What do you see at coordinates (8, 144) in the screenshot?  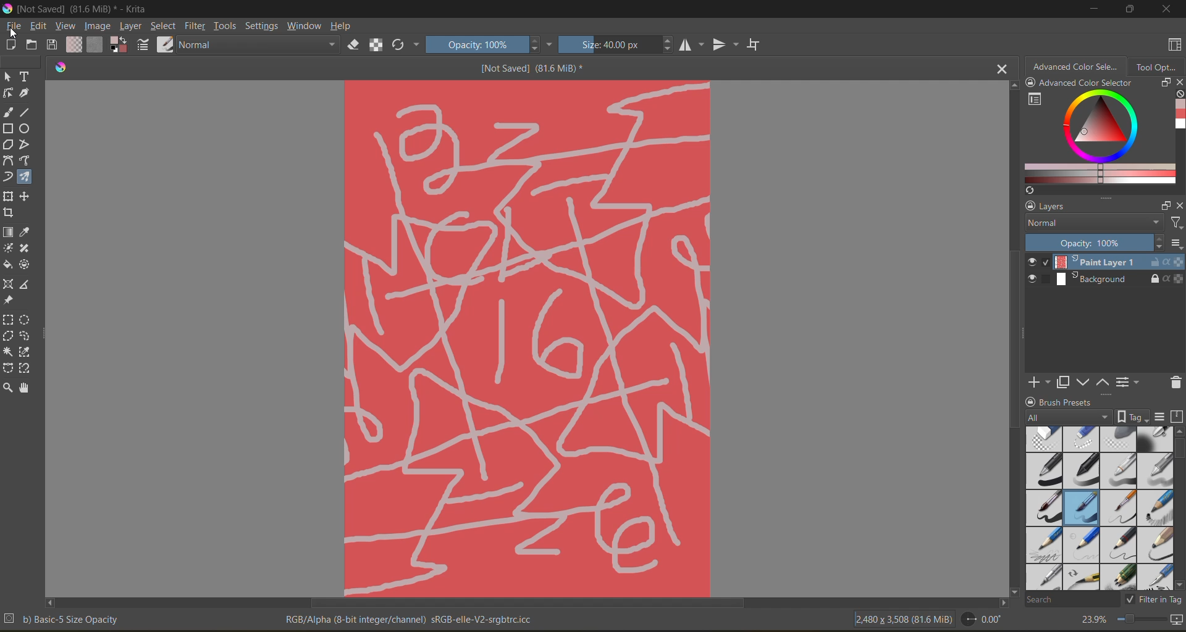 I see `tool` at bounding box center [8, 144].